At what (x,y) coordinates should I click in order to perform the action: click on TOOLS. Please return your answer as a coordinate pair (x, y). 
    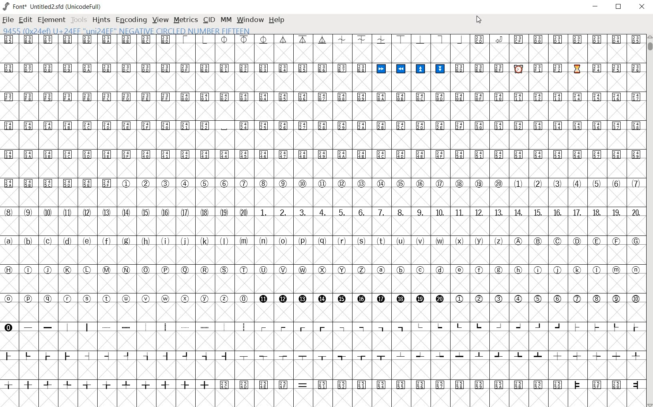
    Looking at the image, I should click on (79, 20).